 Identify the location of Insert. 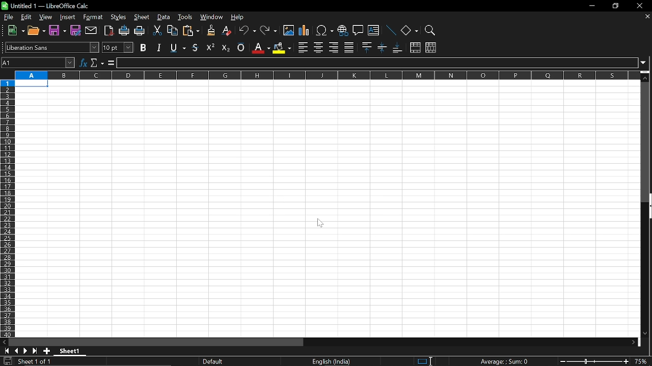
(68, 18).